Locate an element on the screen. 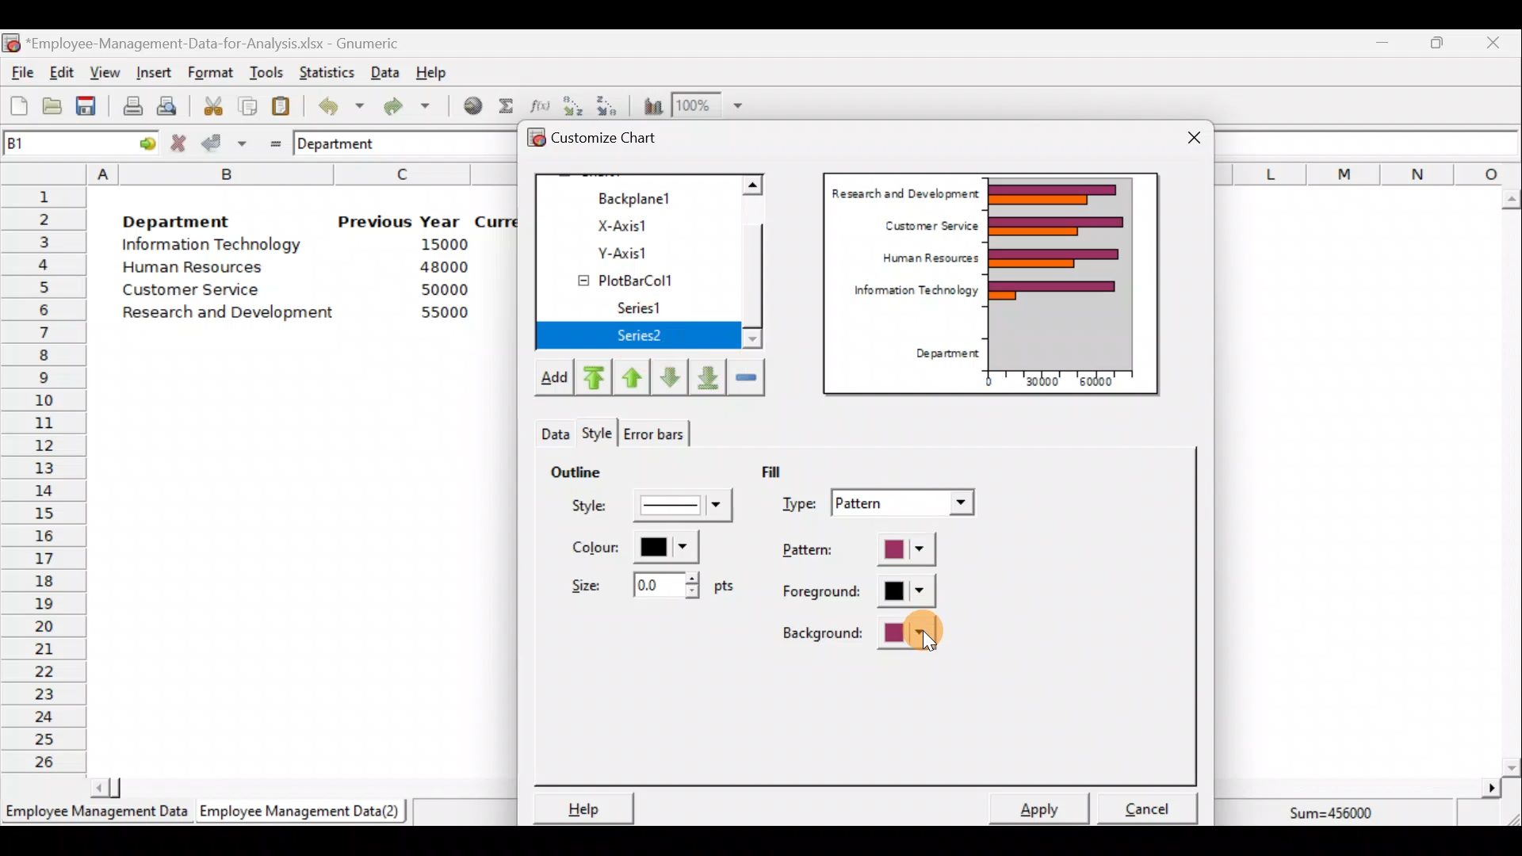  Human Resources is located at coordinates (924, 259).